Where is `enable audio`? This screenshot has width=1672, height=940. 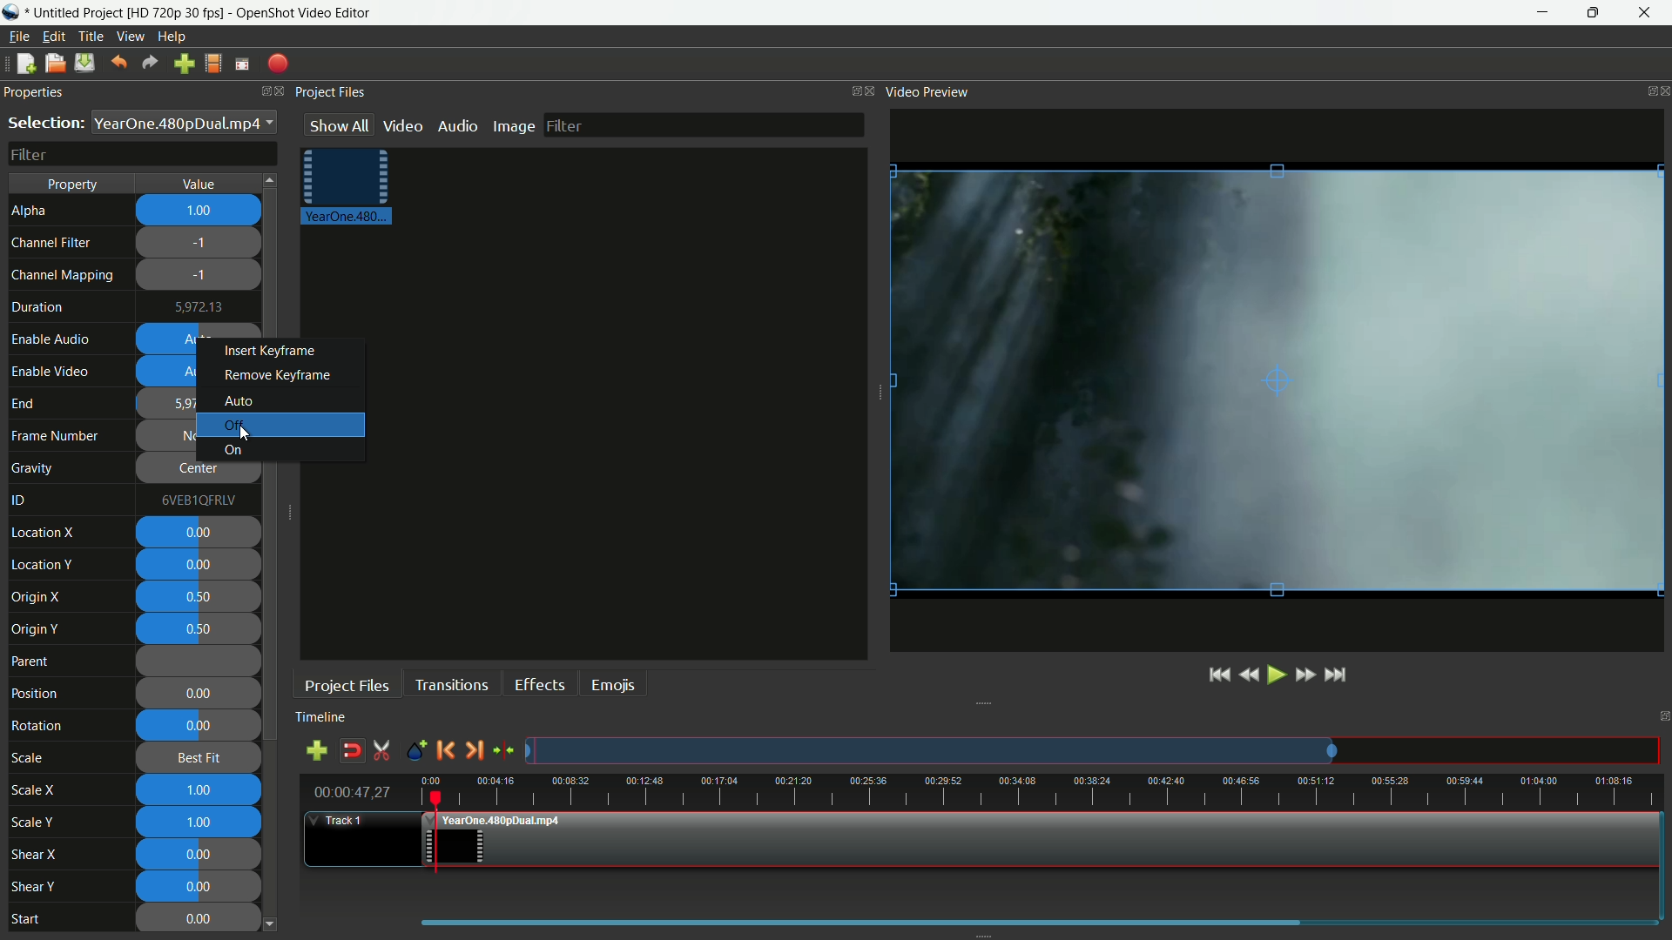
enable audio is located at coordinates (53, 339).